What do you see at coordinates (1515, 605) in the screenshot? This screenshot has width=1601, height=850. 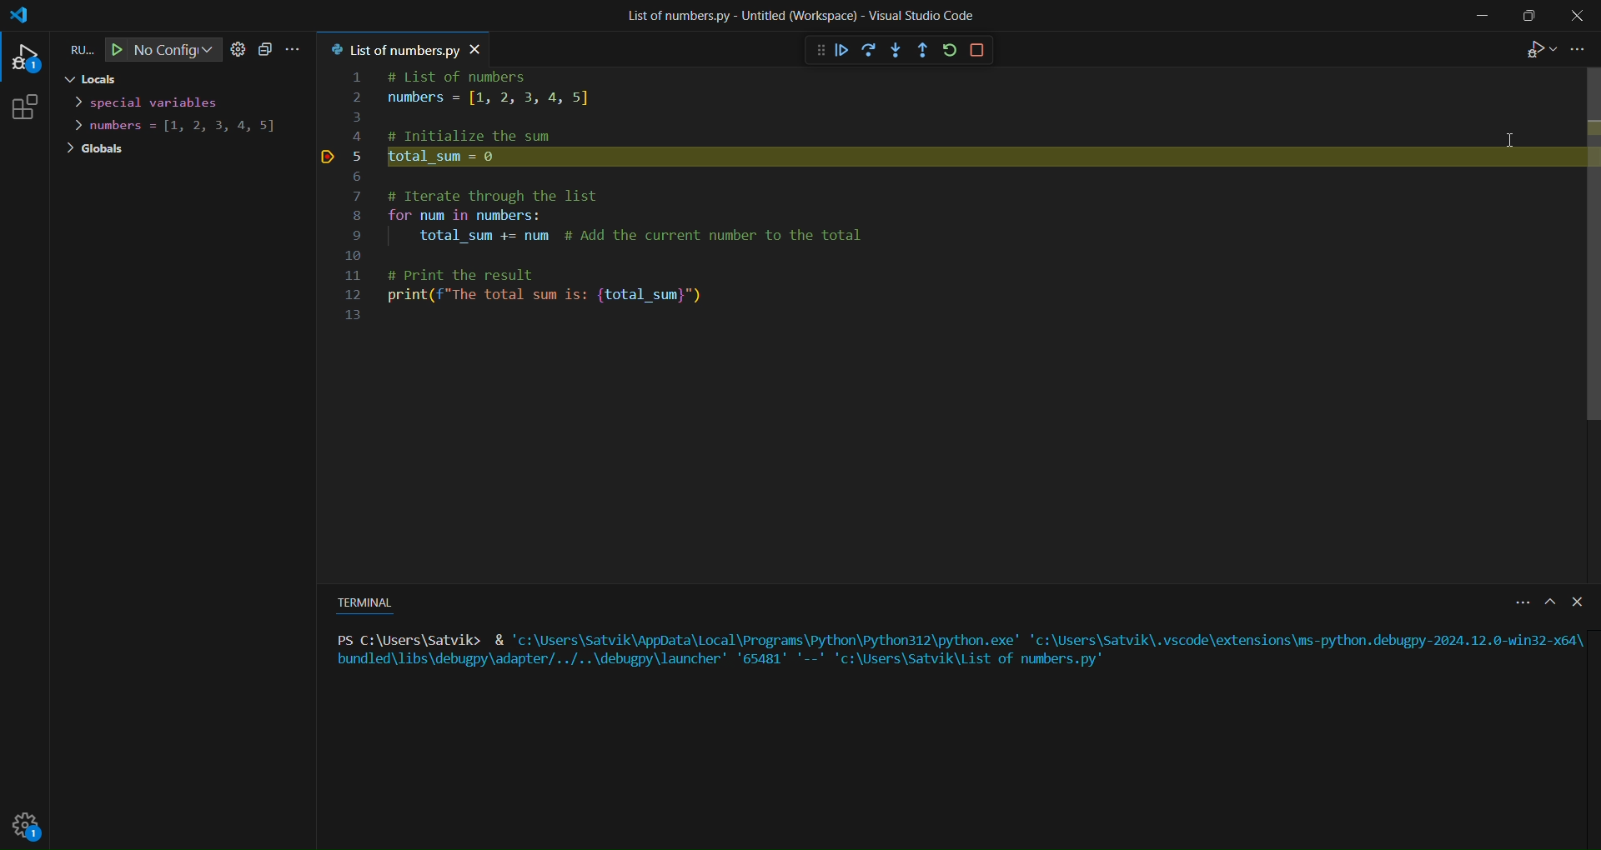 I see `more` at bounding box center [1515, 605].